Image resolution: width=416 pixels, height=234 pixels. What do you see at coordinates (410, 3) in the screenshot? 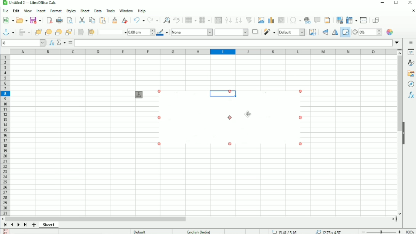
I see `Close` at bounding box center [410, 3].